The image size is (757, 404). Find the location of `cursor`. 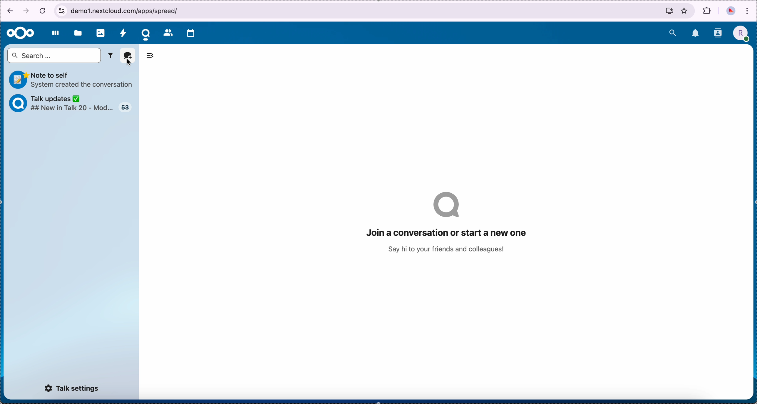

cursor is located at coordinates (130, 63).